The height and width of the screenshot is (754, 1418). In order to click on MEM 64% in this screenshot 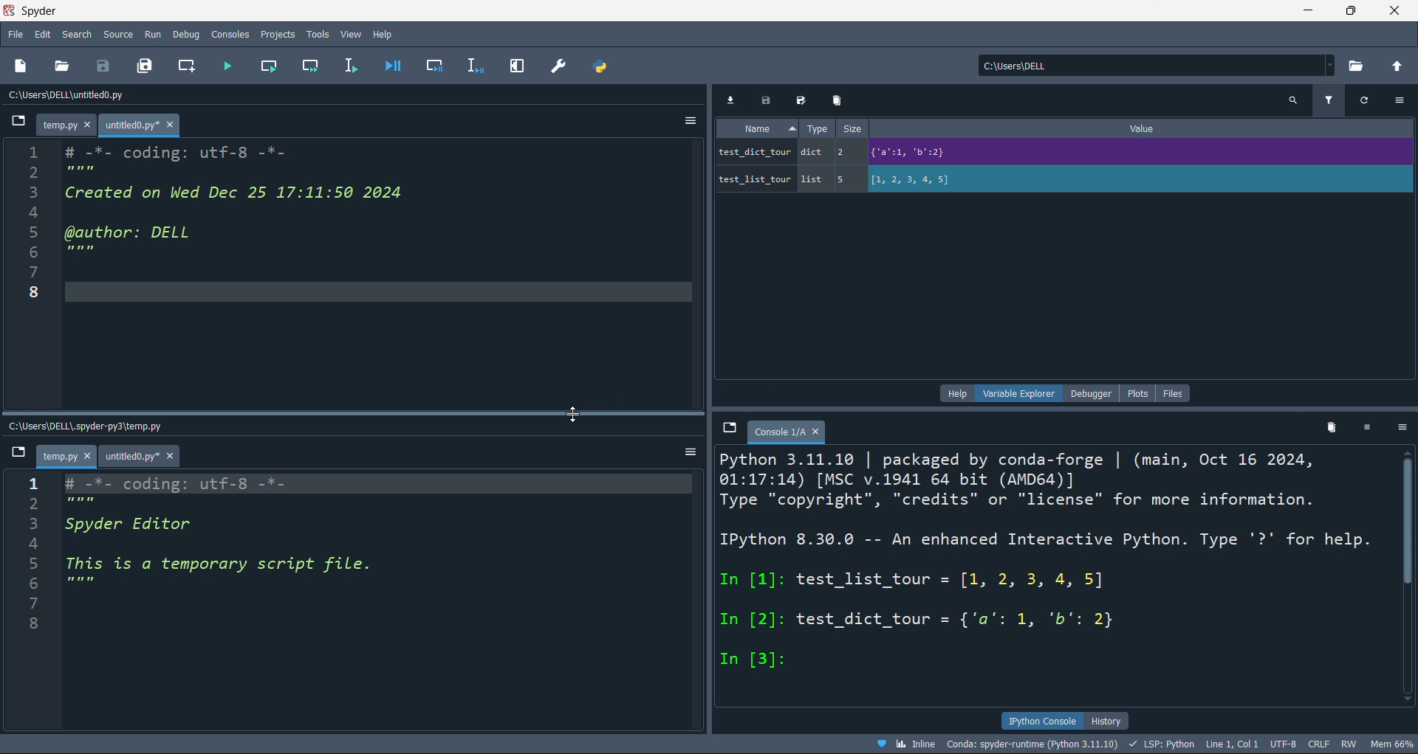, I will do `click(1395, 743)`.